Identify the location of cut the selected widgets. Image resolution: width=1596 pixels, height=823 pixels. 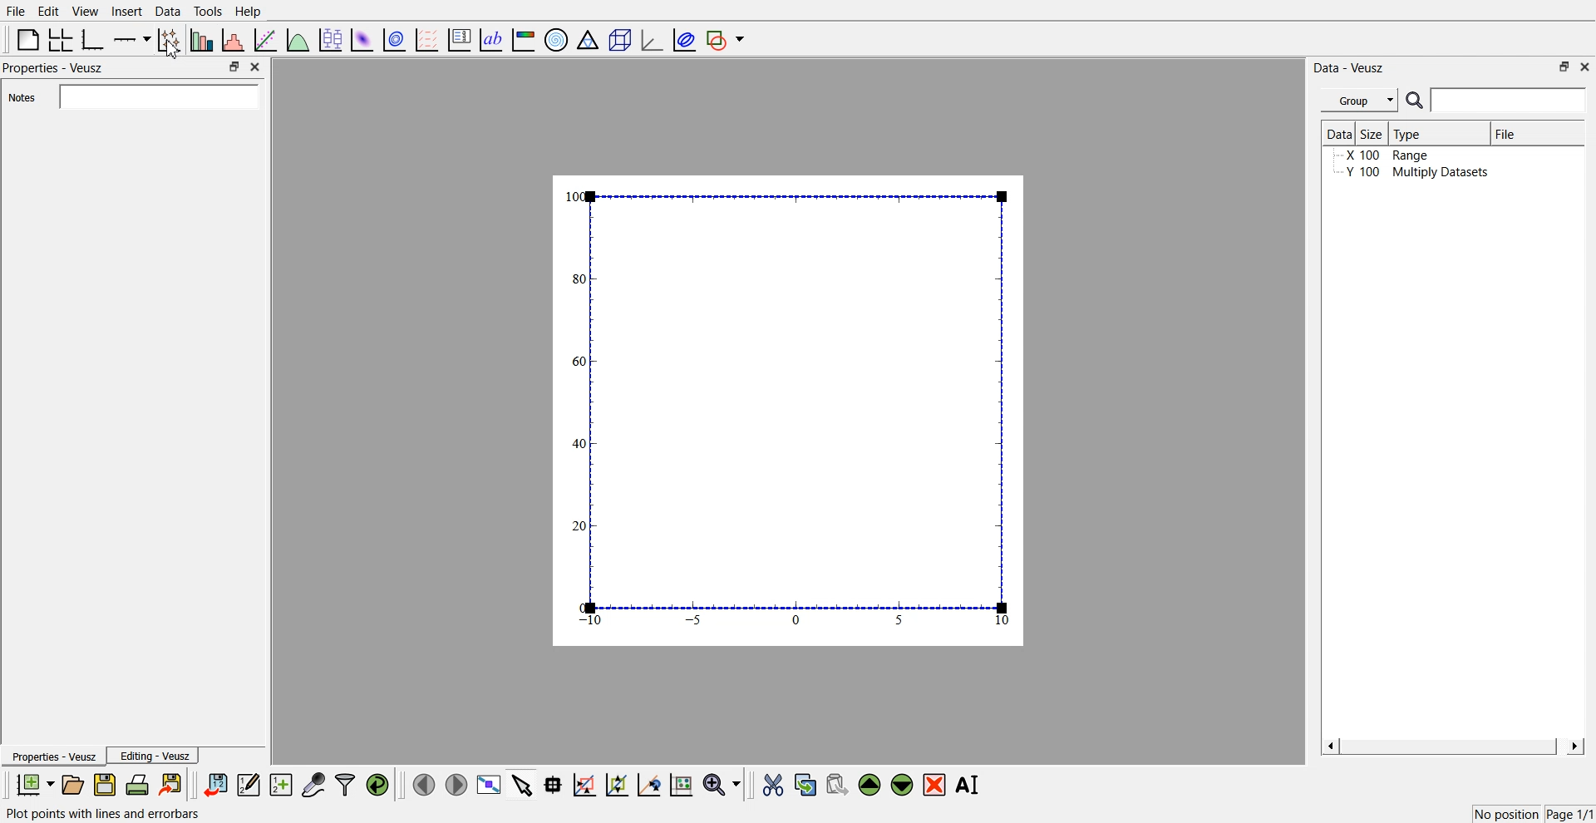
(771, 786).